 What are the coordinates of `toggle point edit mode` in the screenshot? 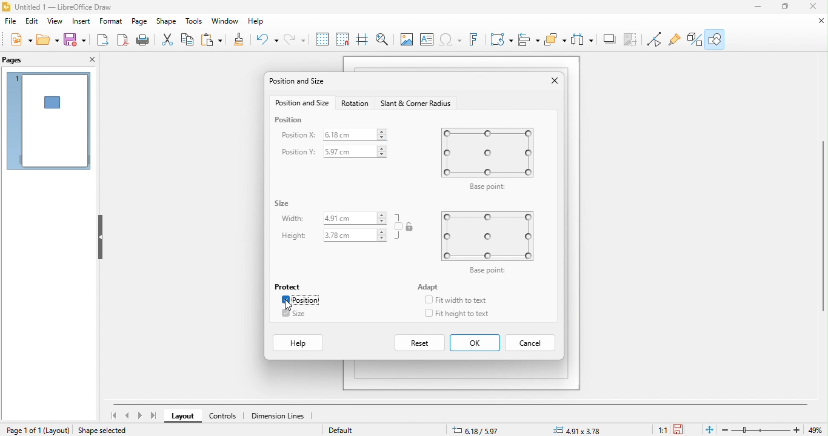 It's located at (655, 40).